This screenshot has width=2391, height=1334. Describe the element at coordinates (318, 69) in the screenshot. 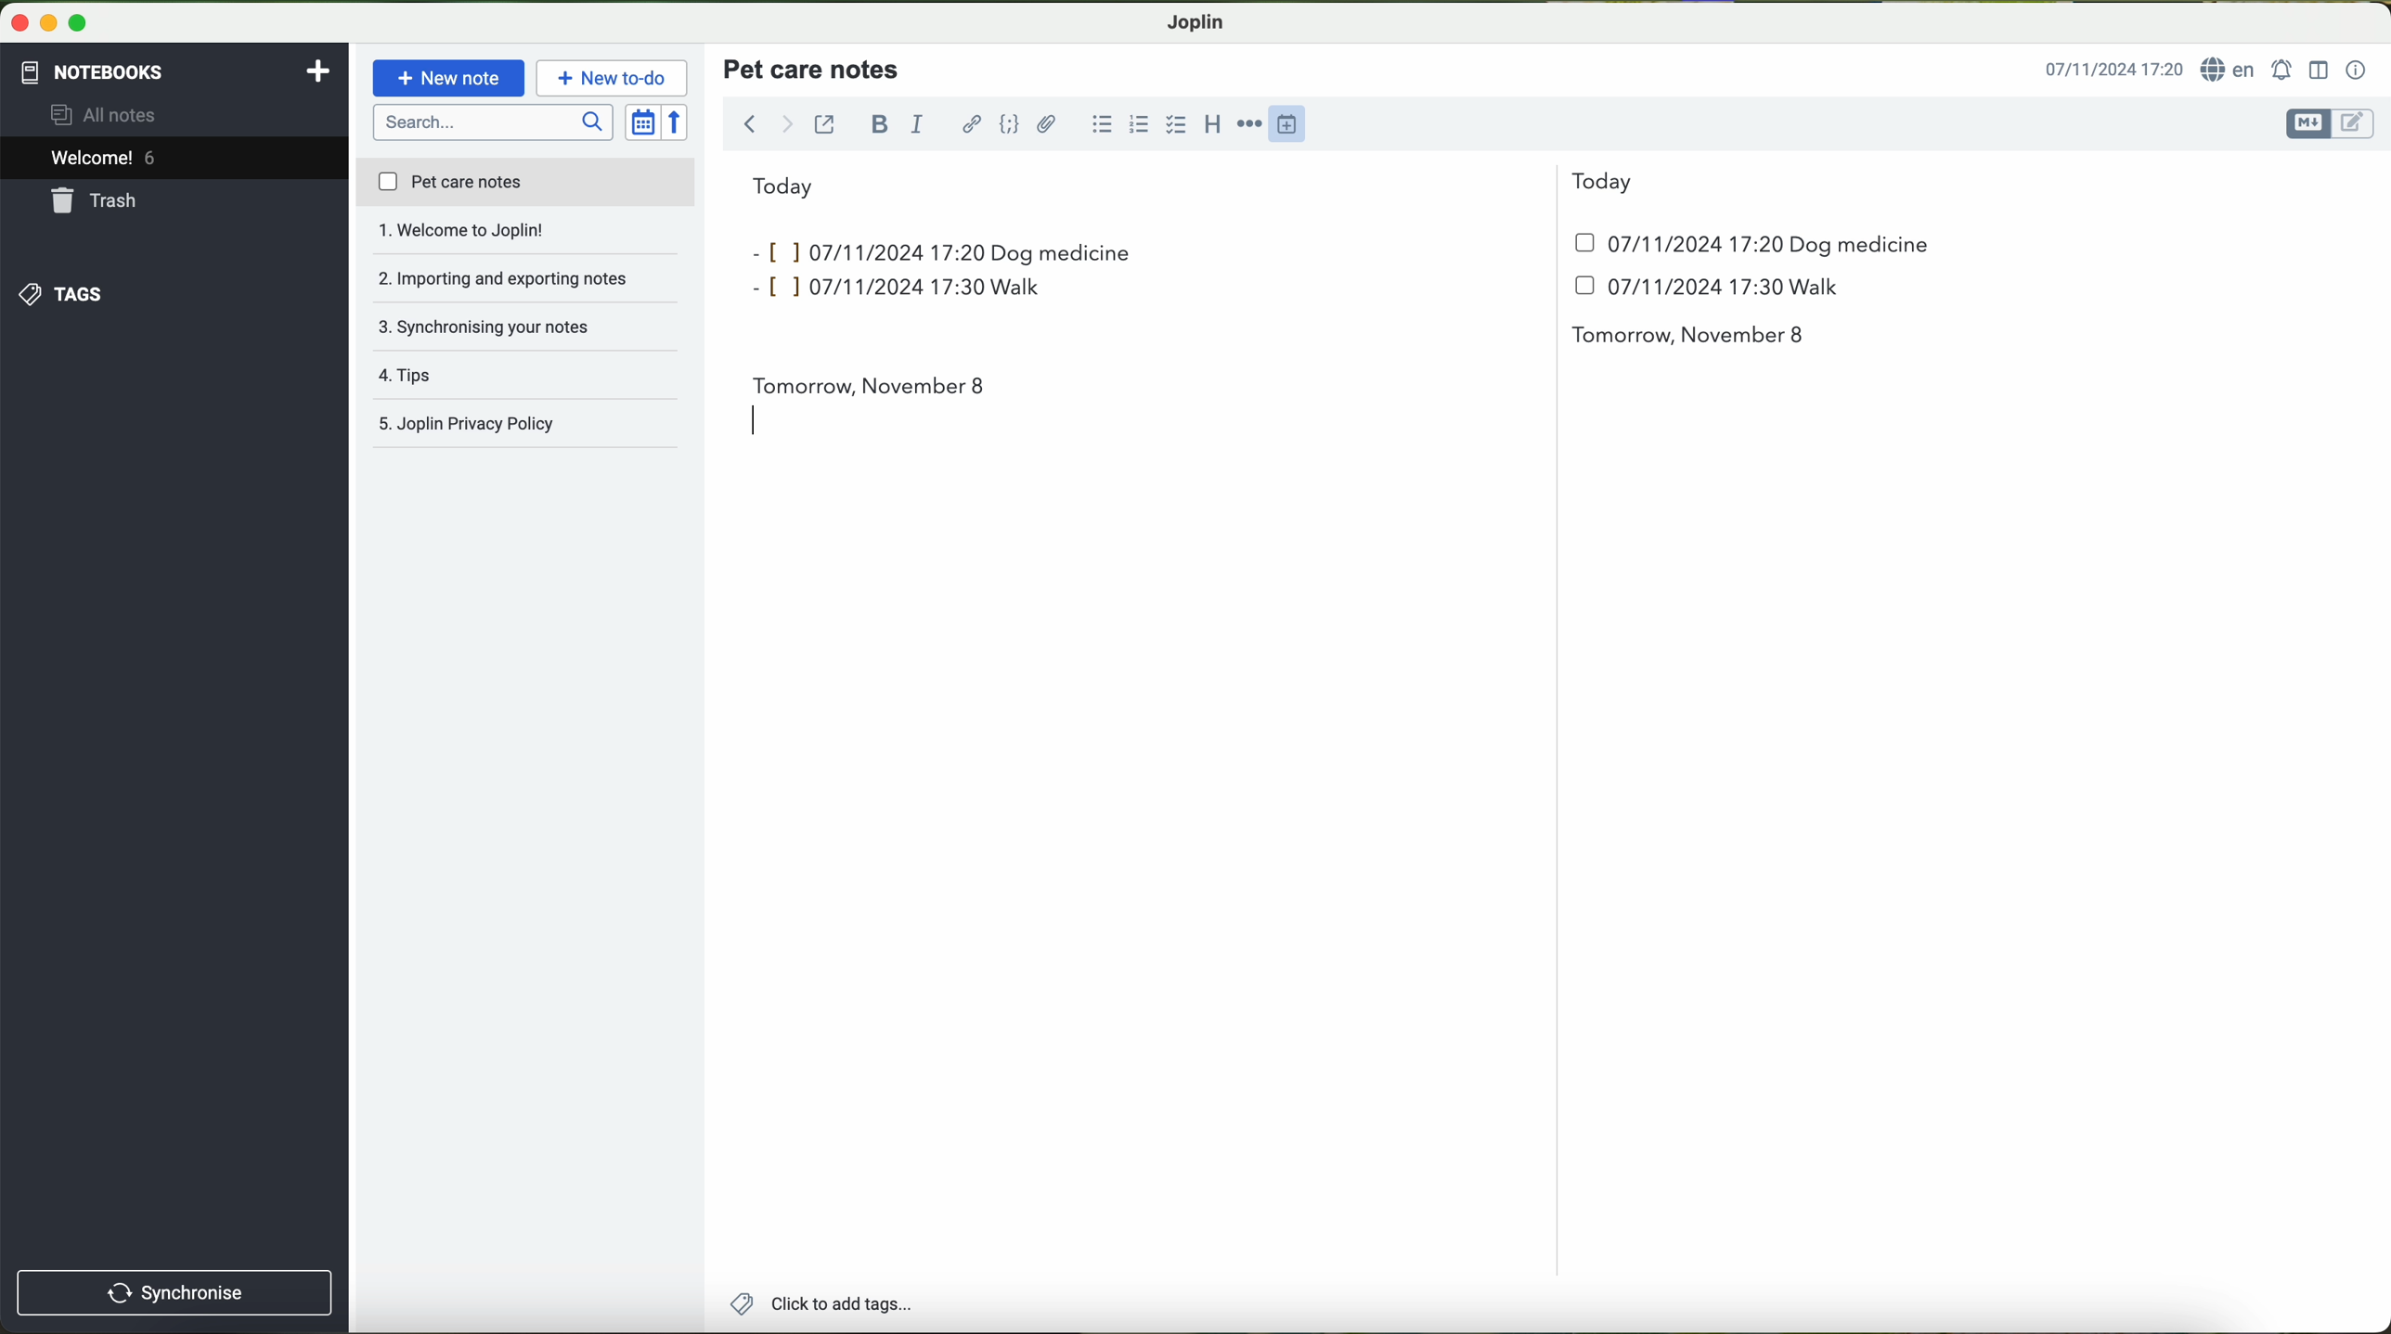

I see `add` at that location.